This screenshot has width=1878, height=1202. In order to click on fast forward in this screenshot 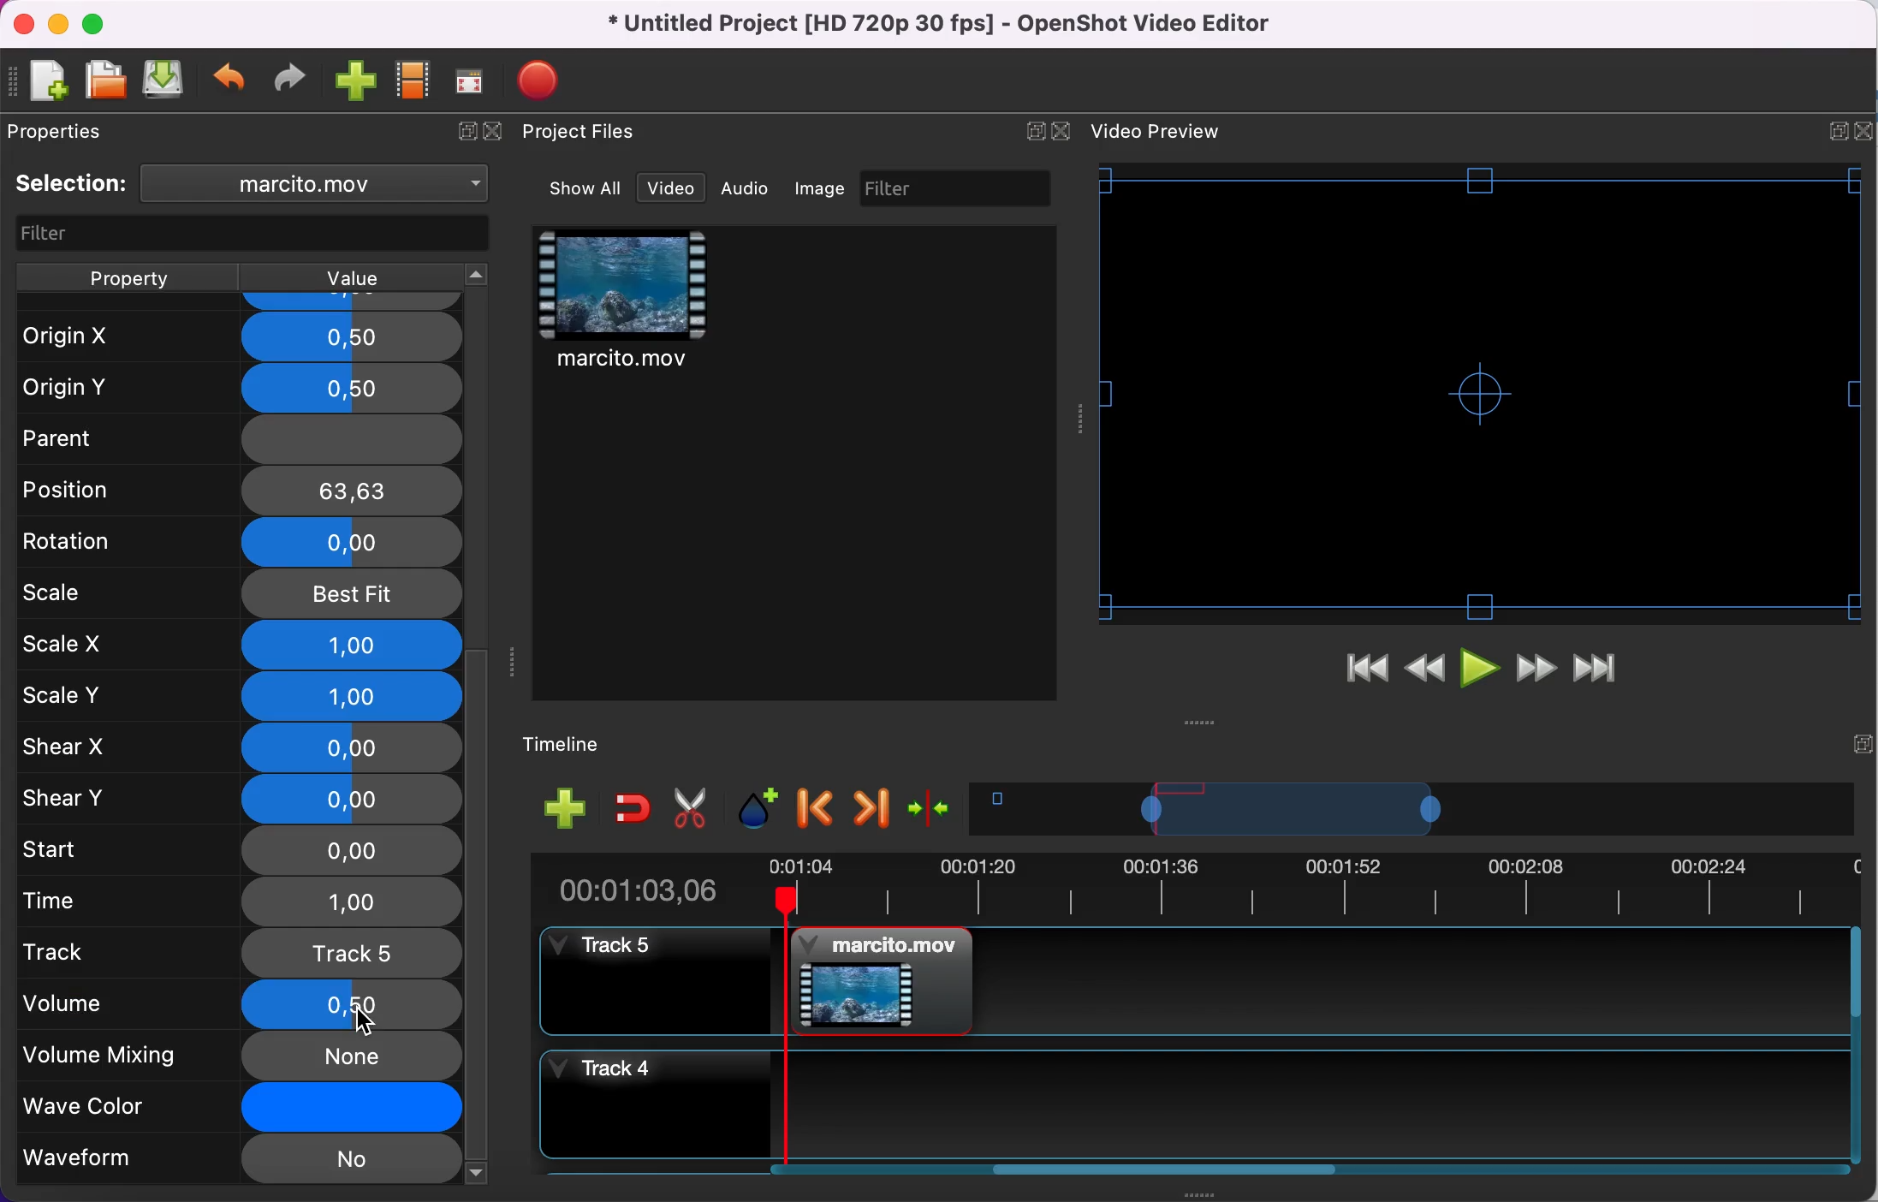, I will do `click(1536, 670)`.